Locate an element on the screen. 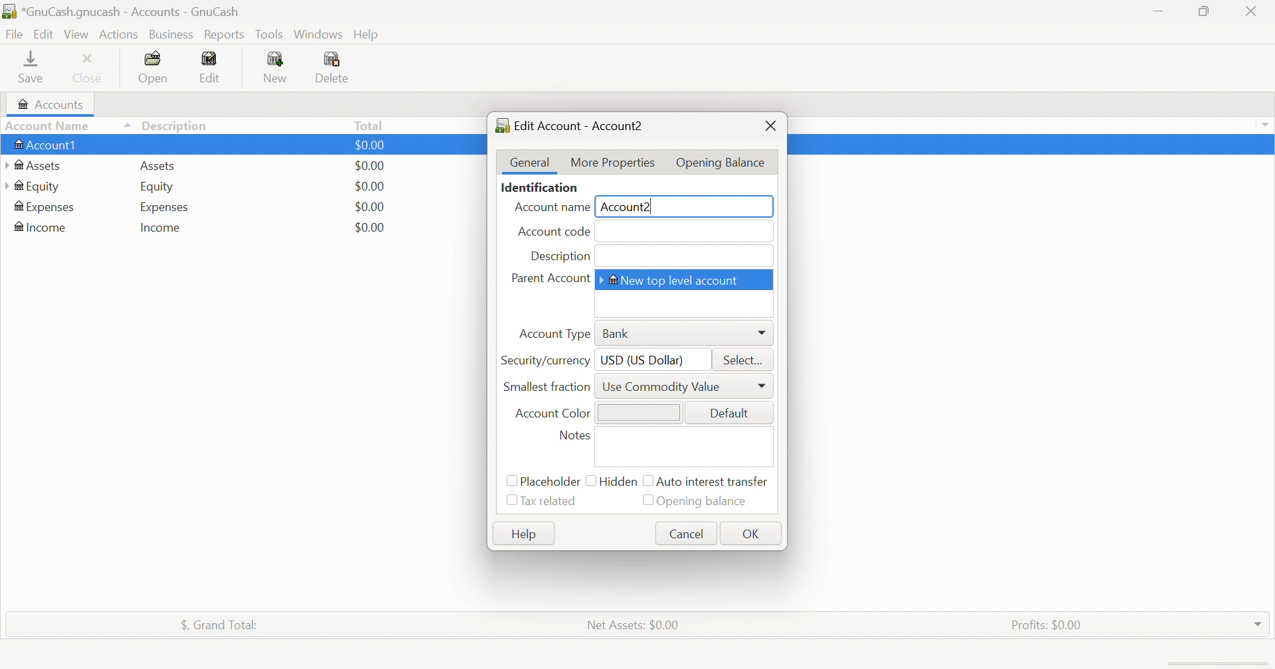 This screenshot has height=669, width=1275. Identification is located at coordinates (539, 189).